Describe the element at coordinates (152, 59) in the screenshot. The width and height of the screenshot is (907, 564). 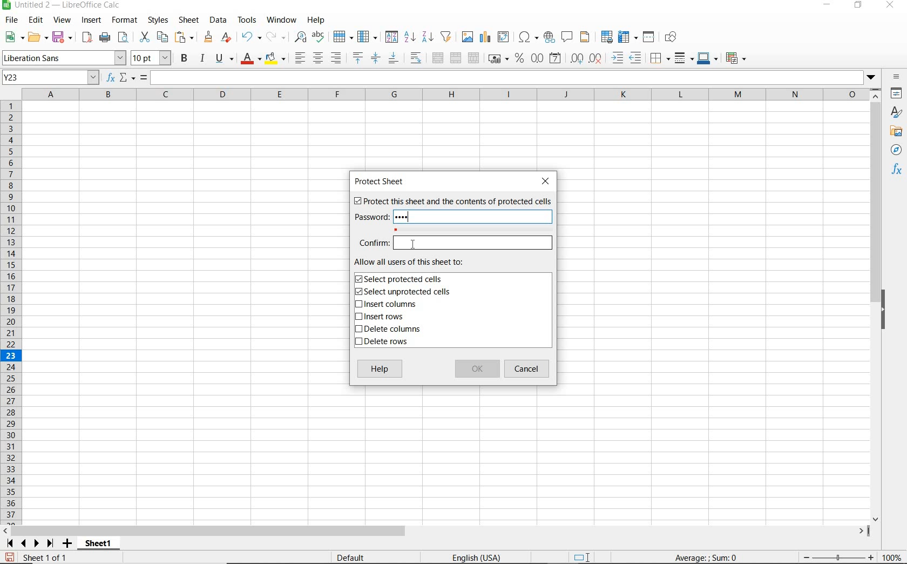
I see `FONT SIZE` at that location.